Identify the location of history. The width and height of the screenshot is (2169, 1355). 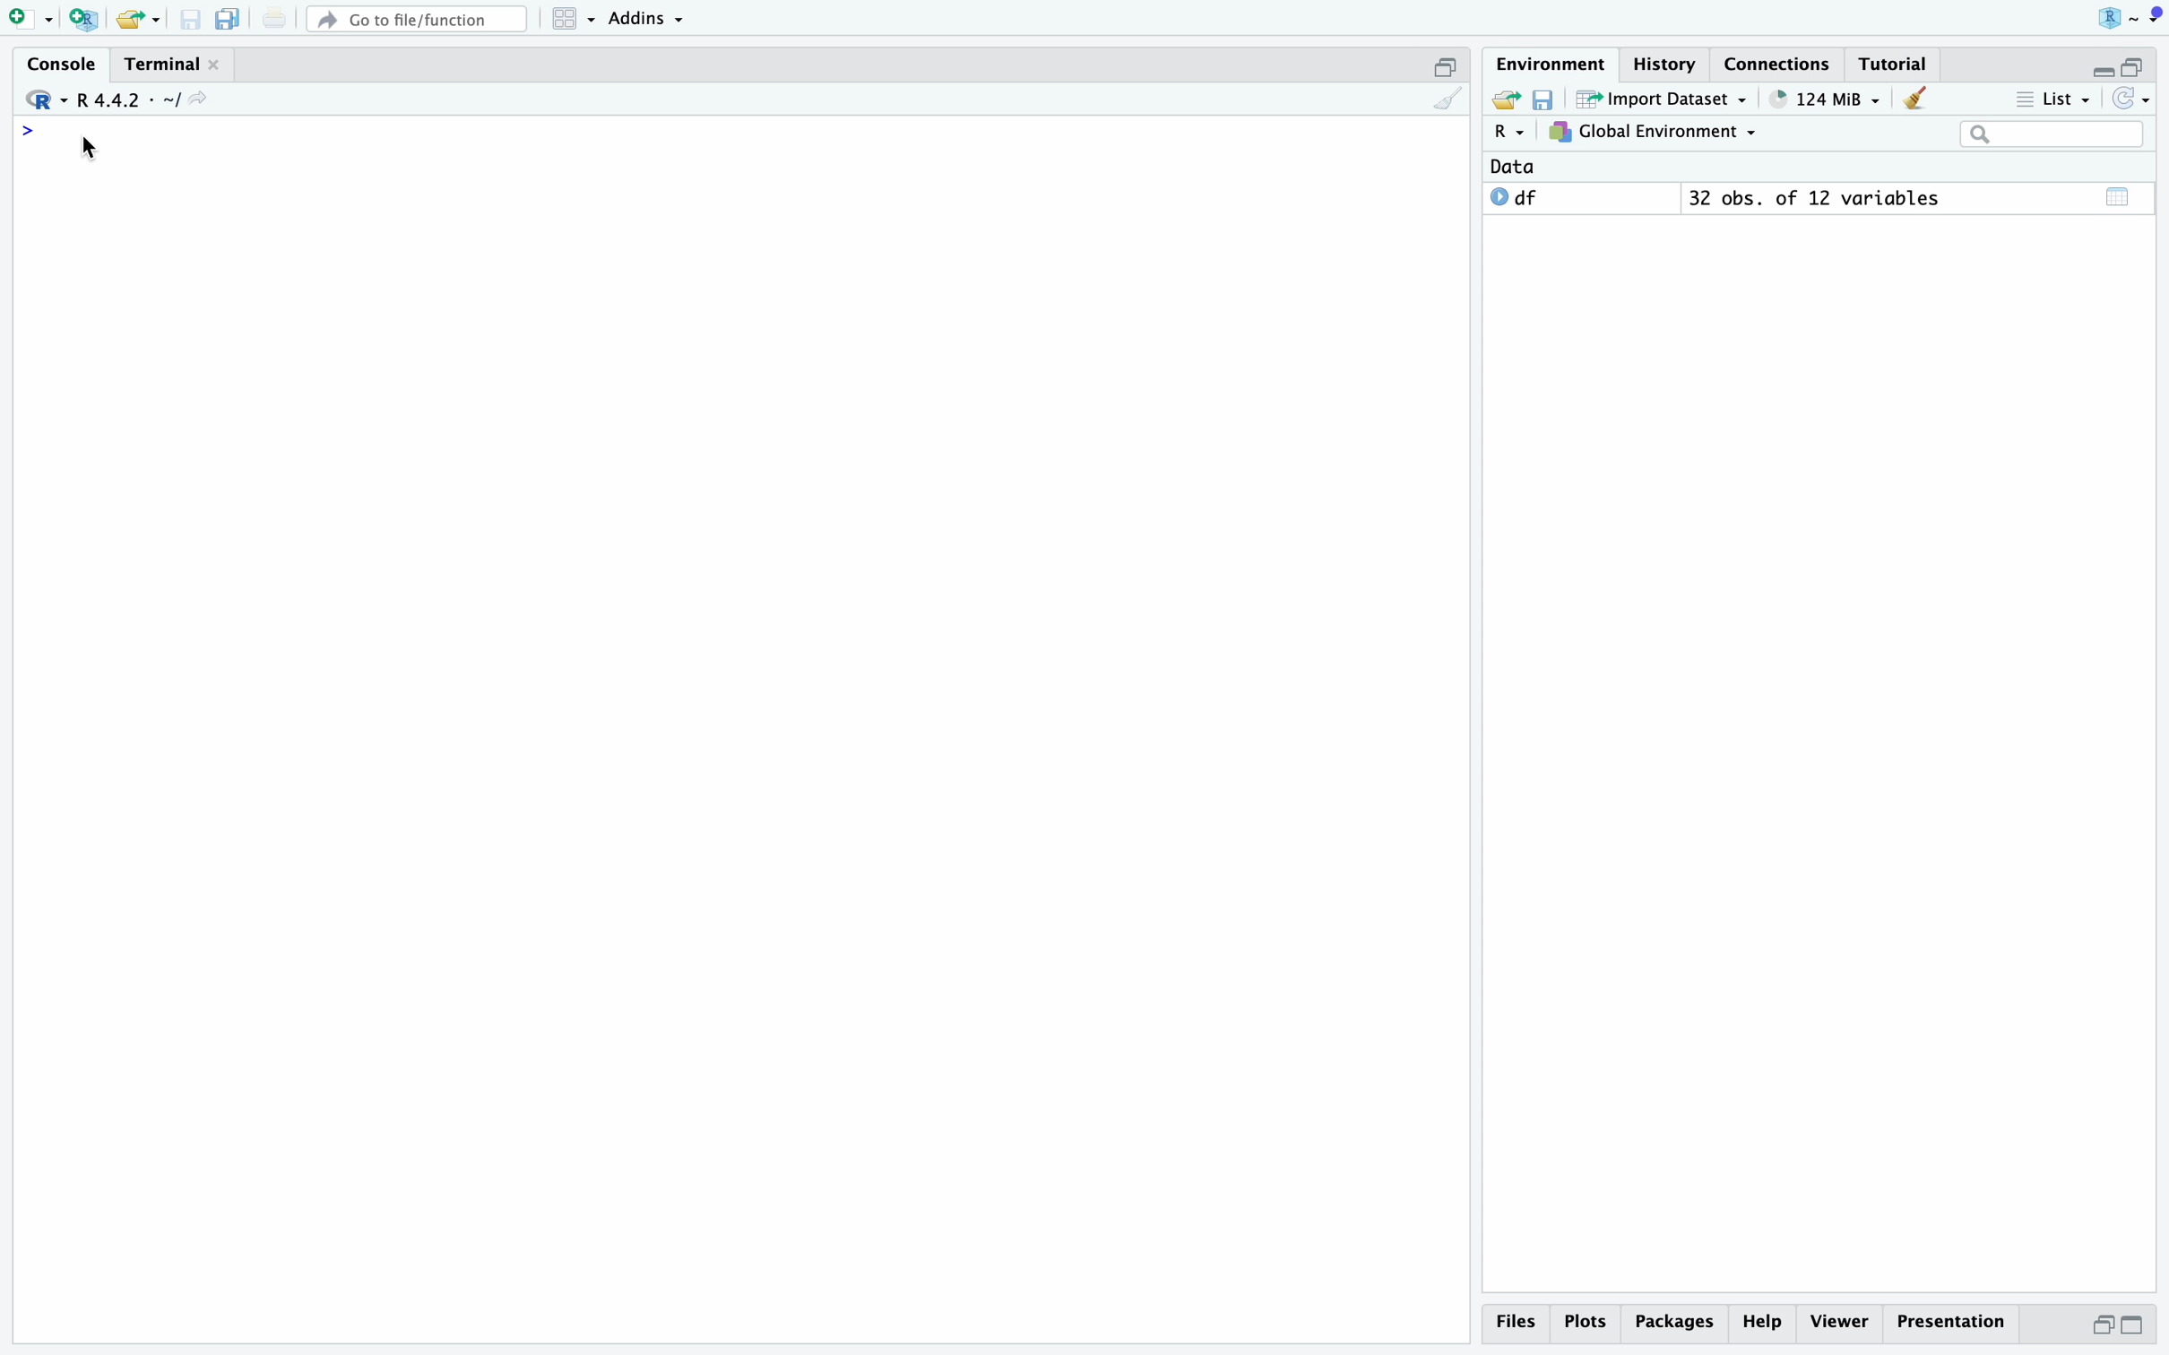
(1669, 65).